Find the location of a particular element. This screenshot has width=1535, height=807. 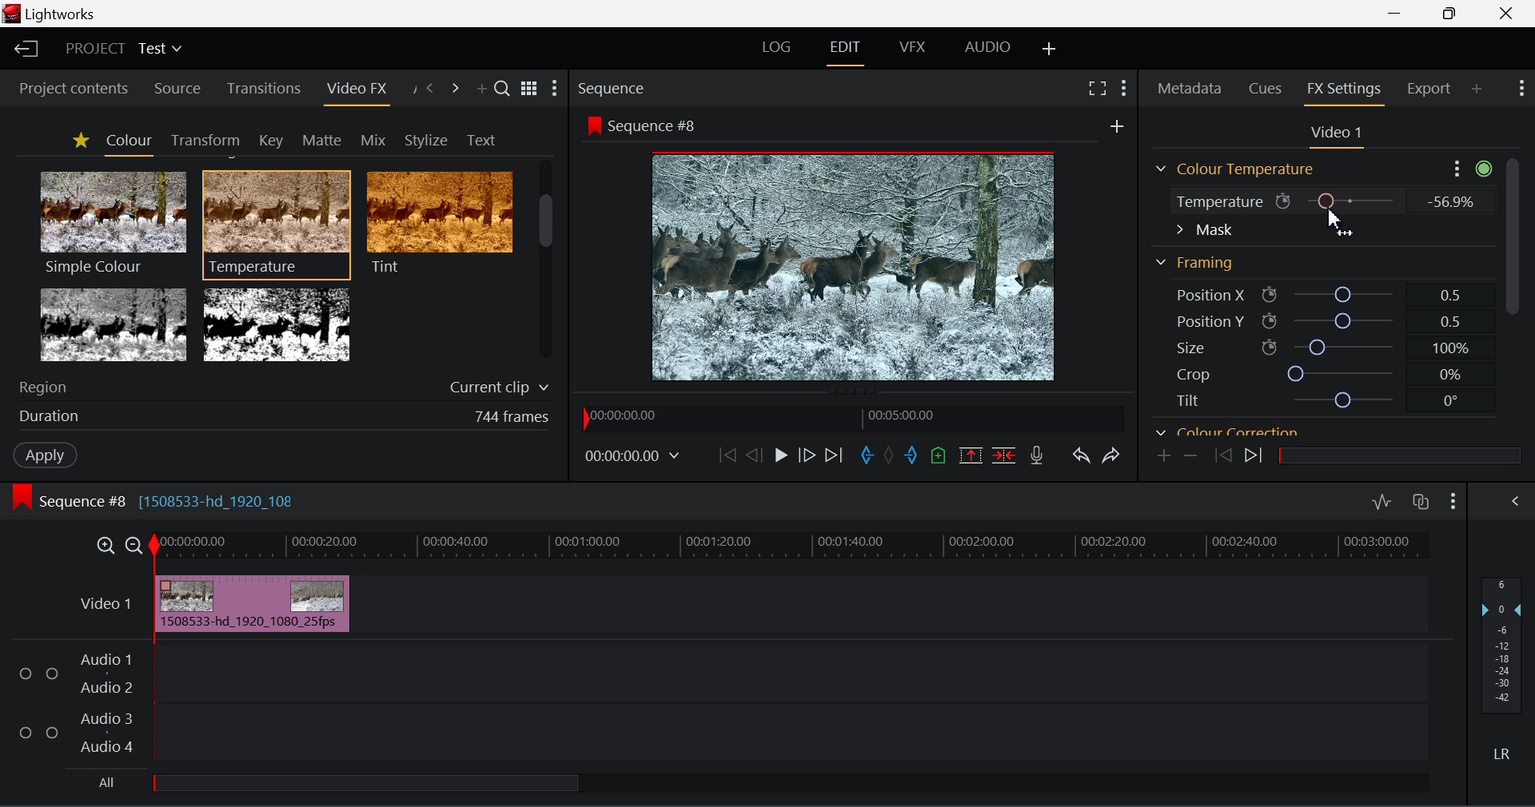

Apply is located at coordinates (37, 454).